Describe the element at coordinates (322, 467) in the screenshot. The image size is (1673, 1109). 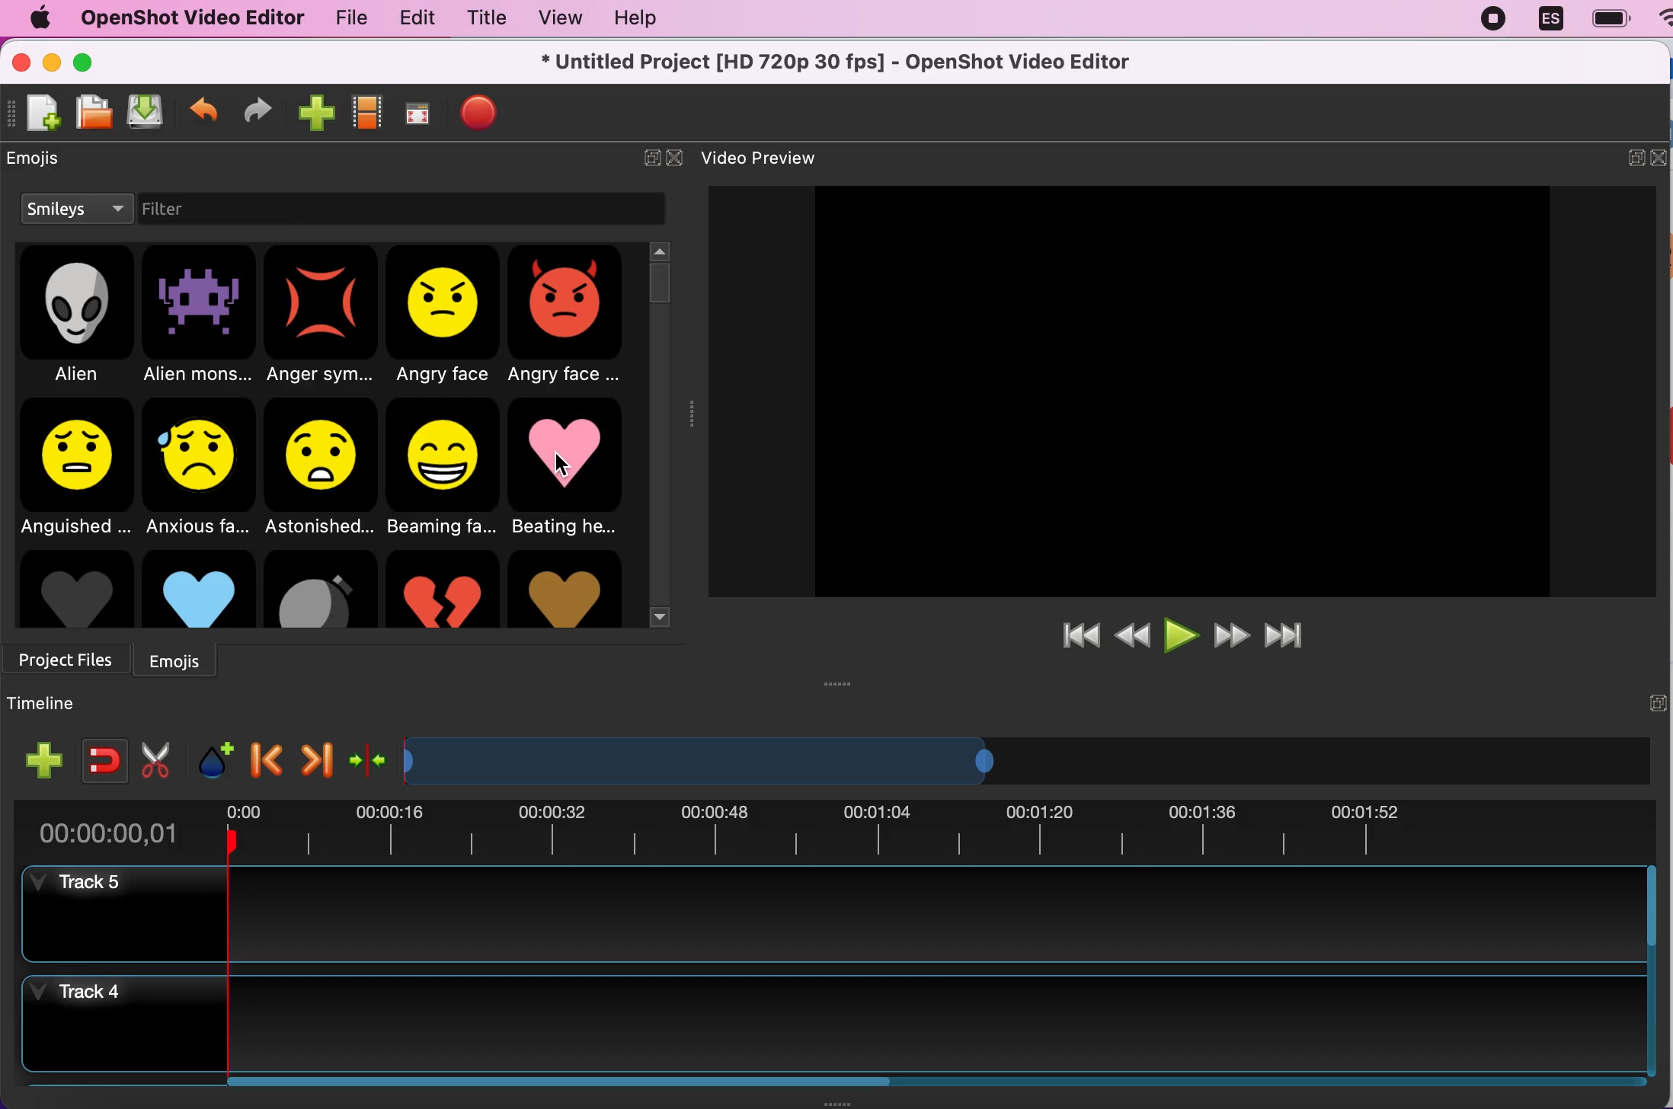
I see `astonished` at that location.